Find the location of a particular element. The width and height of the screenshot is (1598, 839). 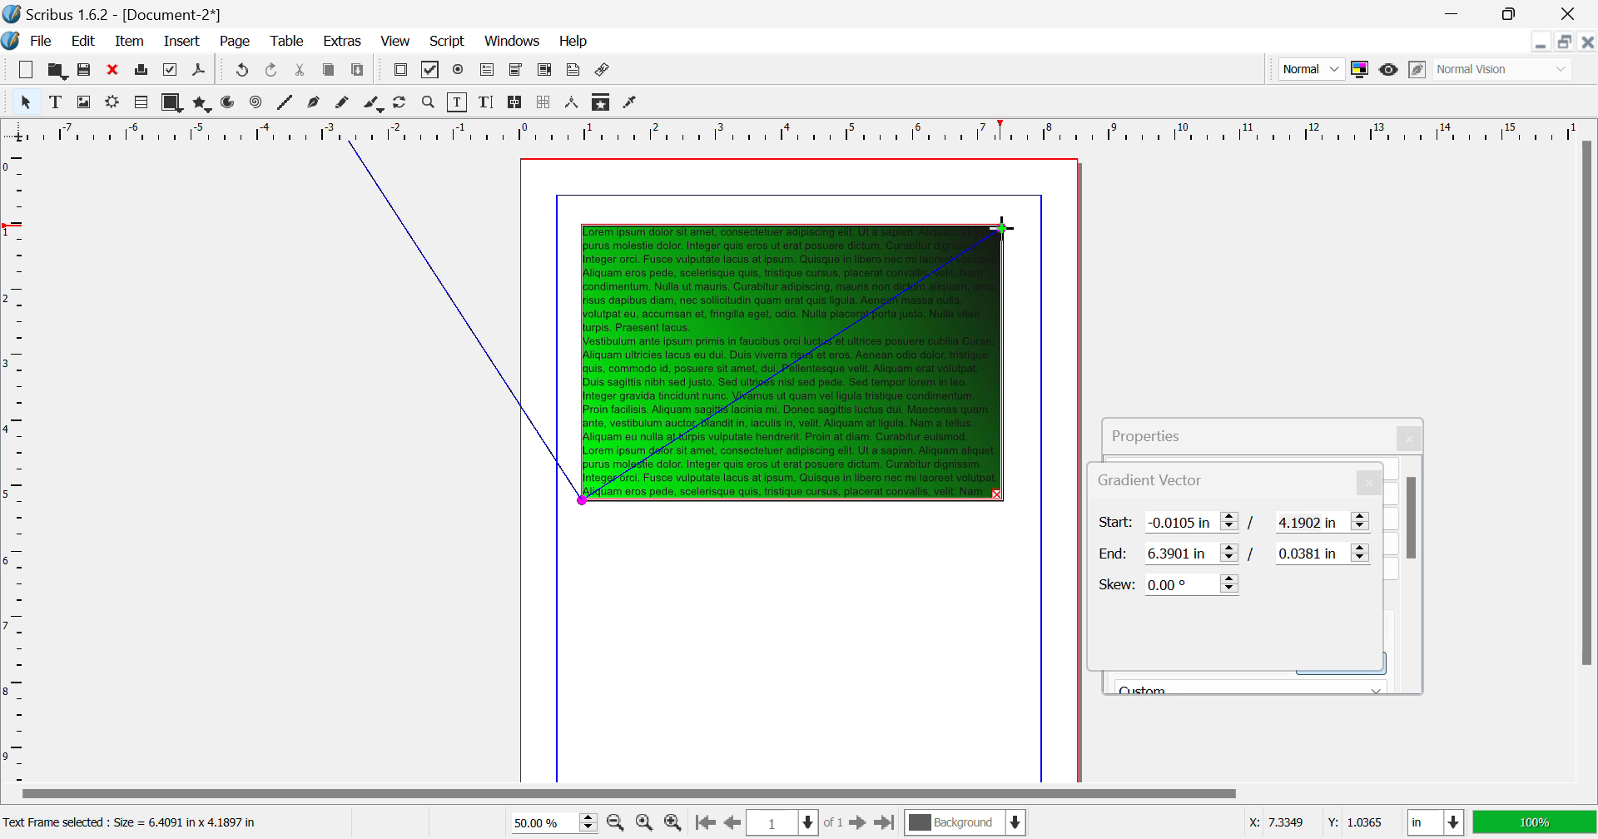

Close is located at coordinates (1588, 41).